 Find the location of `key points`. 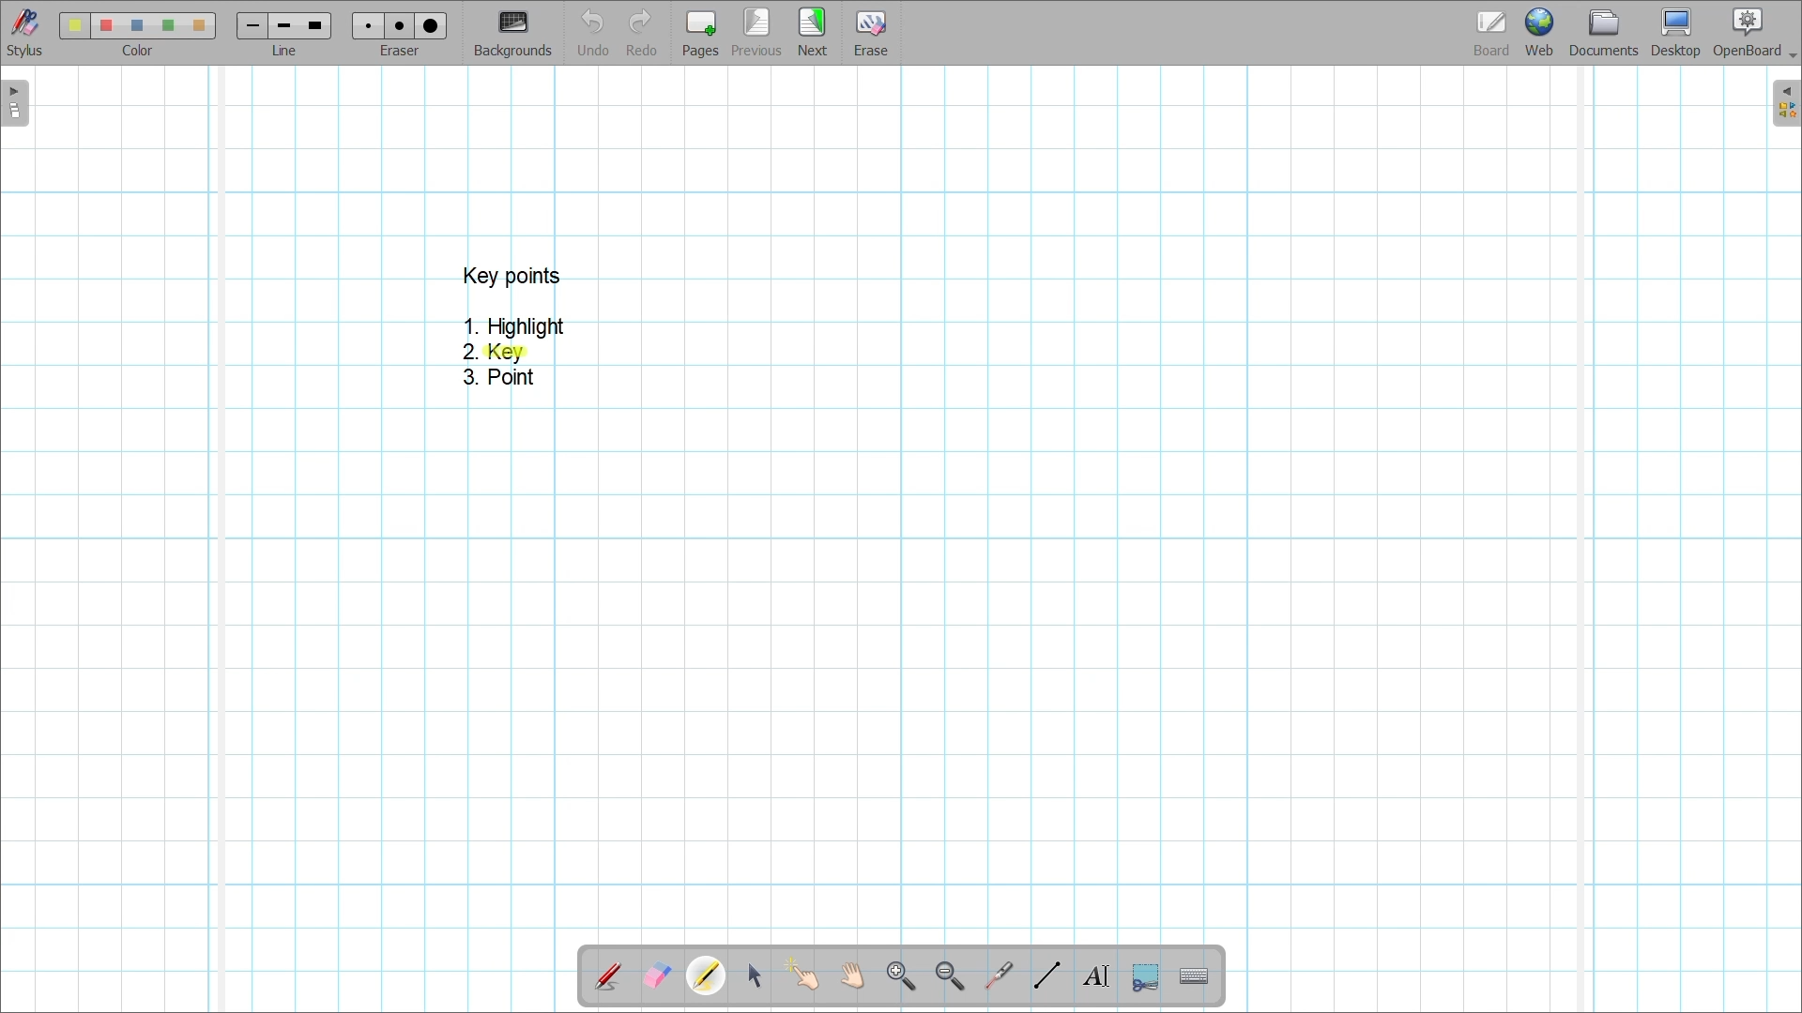

key points is located at coordinates (512, 275).